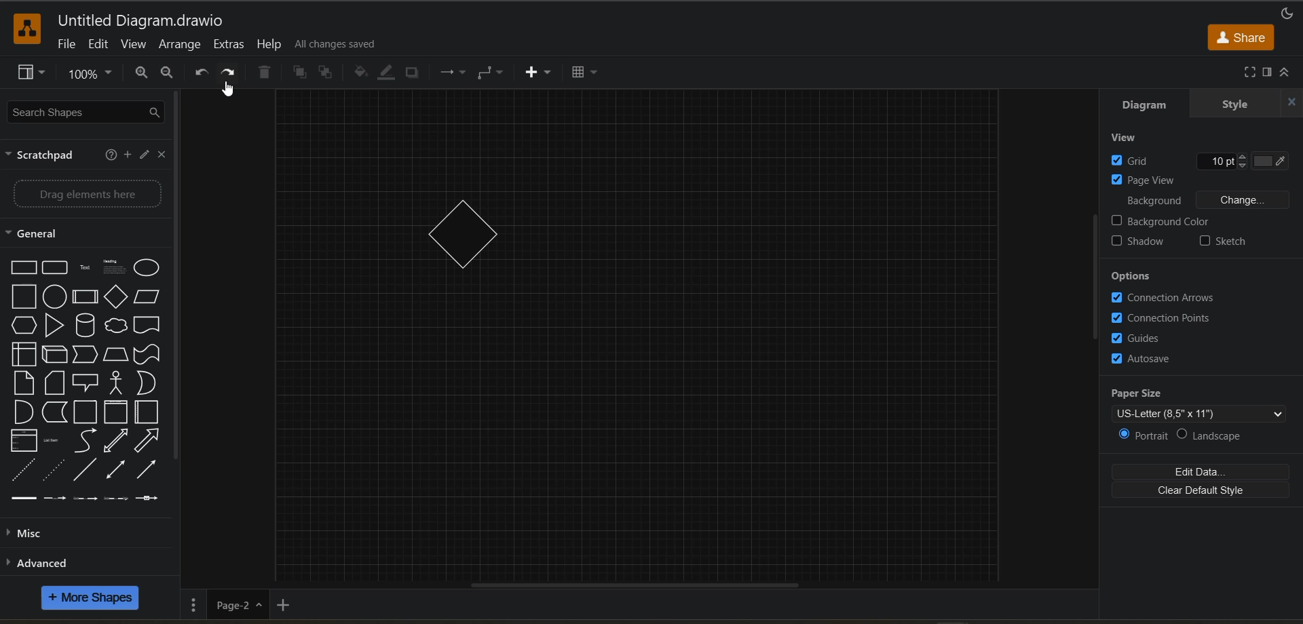  Describe the element at coordinates (116, 499) in the screenshot. I see `connector with 3 labels` at that location.